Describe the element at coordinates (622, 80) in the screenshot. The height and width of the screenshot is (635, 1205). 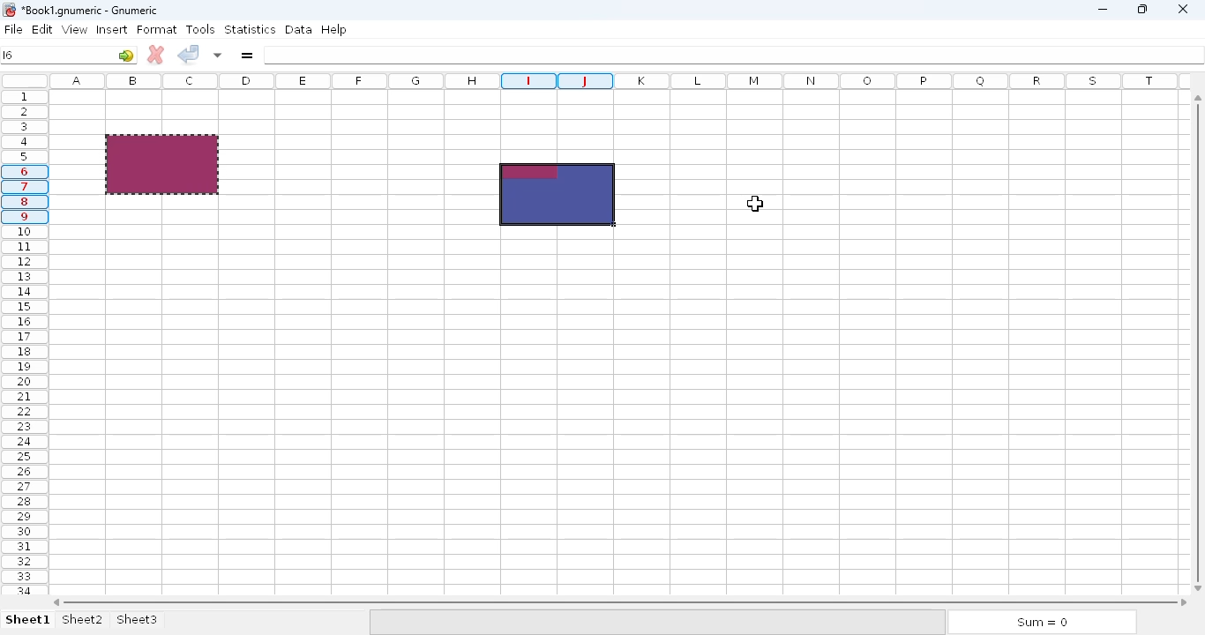
I see `columns` at that location.